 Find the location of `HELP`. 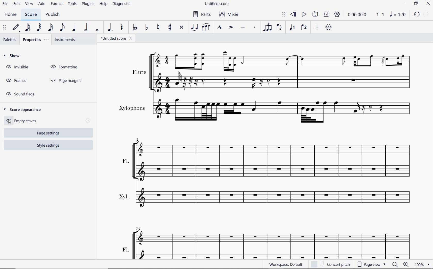

HELP is located at coordinates (103, 5).